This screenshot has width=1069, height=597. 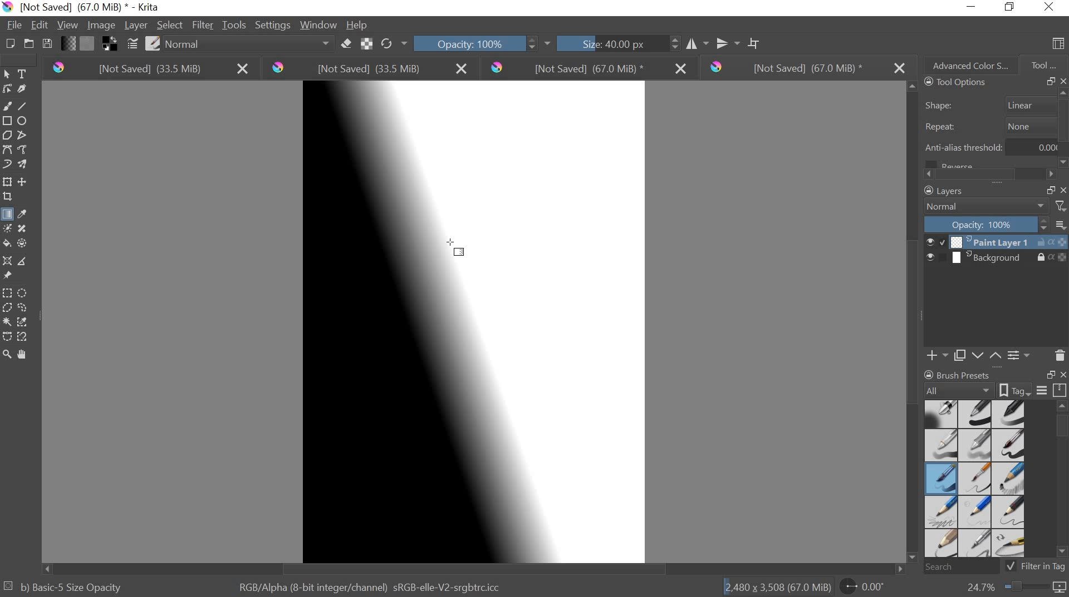 What do you see at coordinates (24, 336) in the screenshot?
I see `magnetic selection` at bounding box center [24, 336].